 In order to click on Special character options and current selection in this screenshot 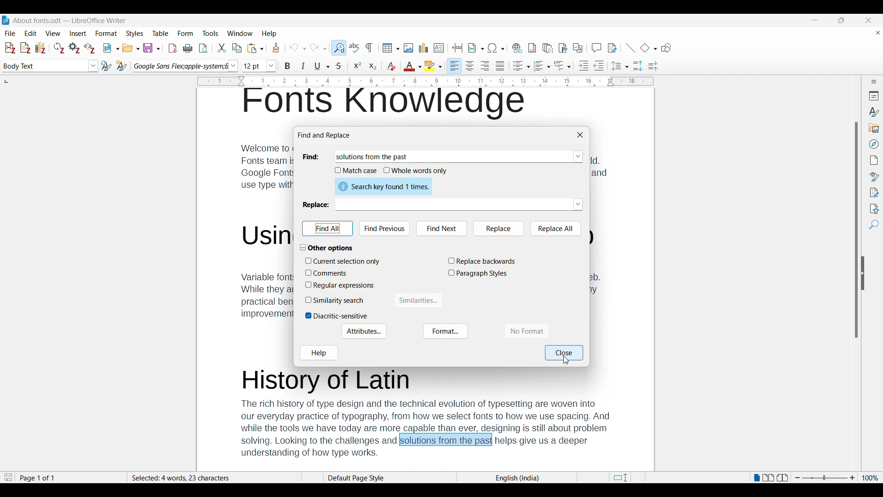, I will do `click(496, 48)`.